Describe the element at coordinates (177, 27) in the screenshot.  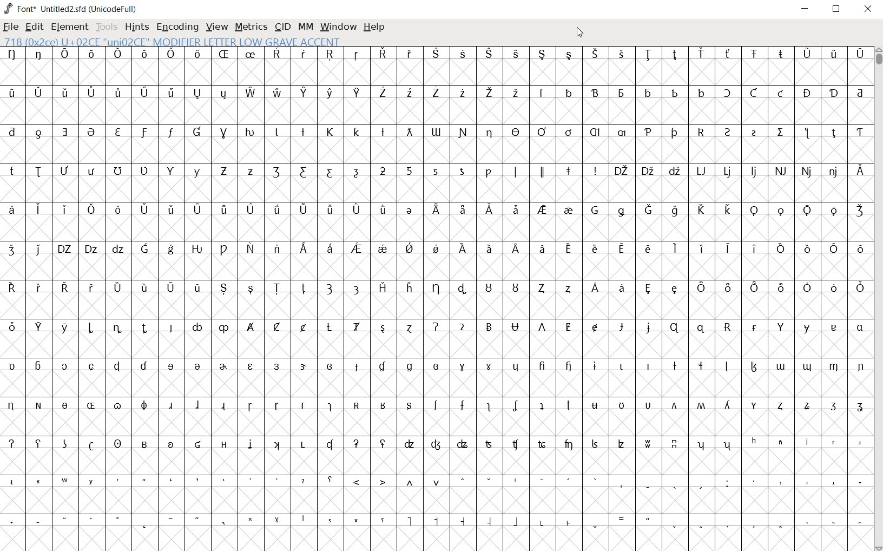
I see `Encoding` at that location.